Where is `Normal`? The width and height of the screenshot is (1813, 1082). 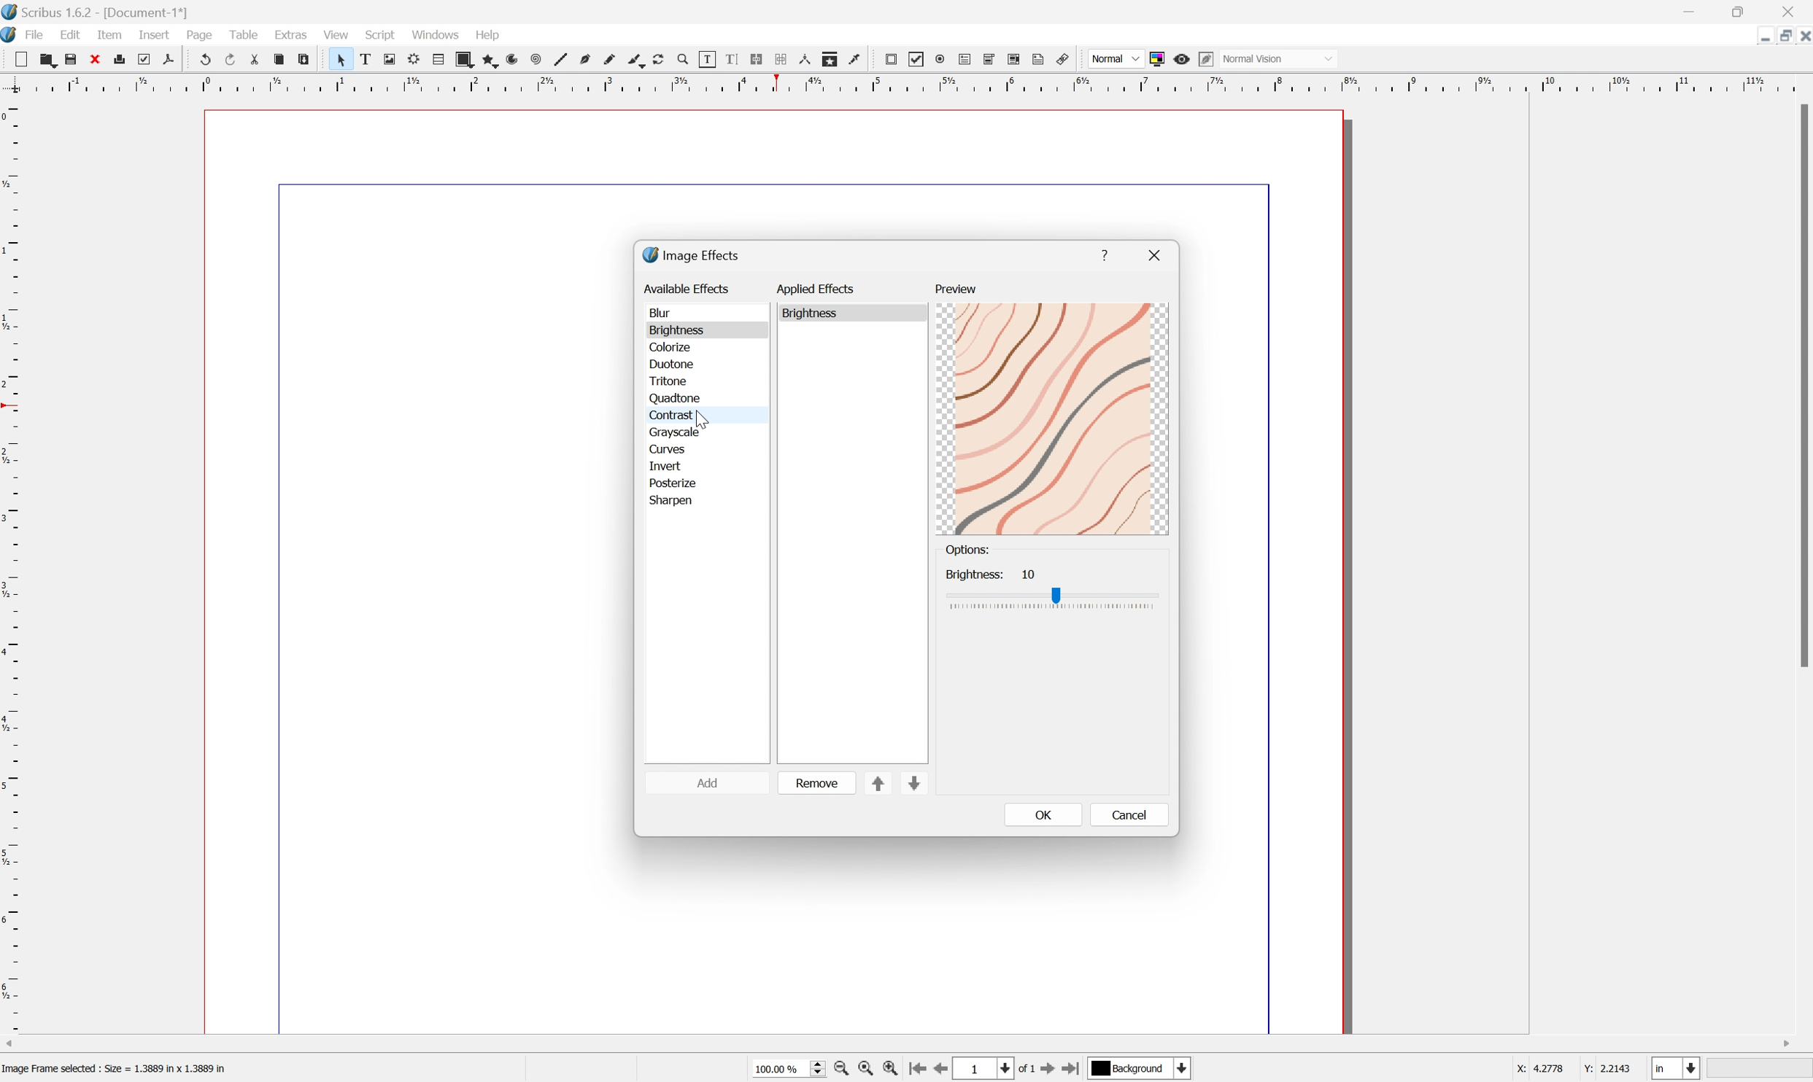 Normal is located at coordinates (1114, 59).